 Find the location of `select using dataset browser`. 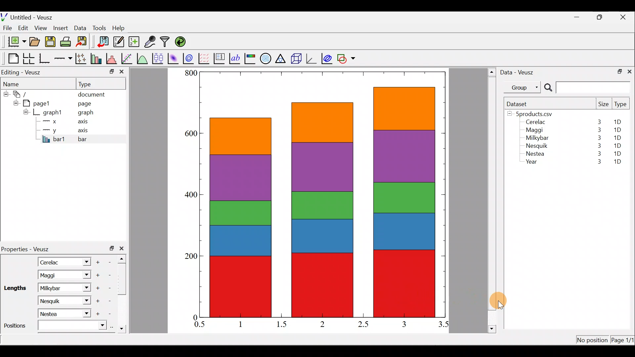

select using dataset browser is located at coordinates (113, 327).